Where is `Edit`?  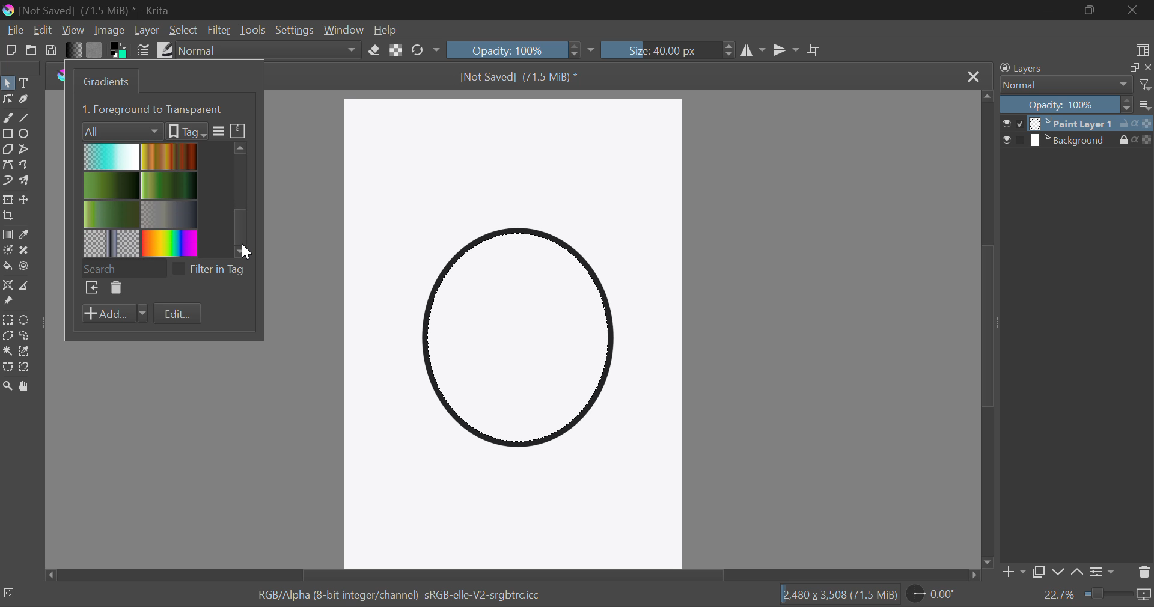
Edit is located at coordinates (177, 313).